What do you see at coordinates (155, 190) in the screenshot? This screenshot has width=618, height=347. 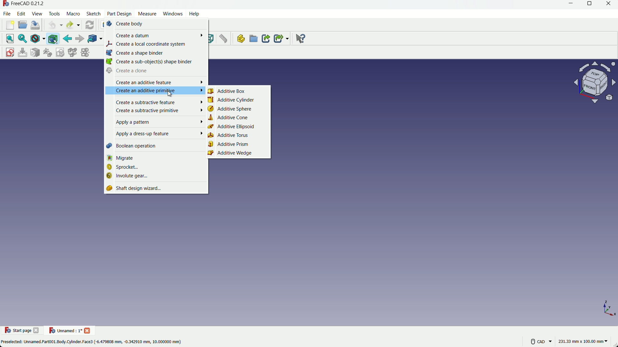 I see `shaft design wizard` at bounding box center [155, 190].